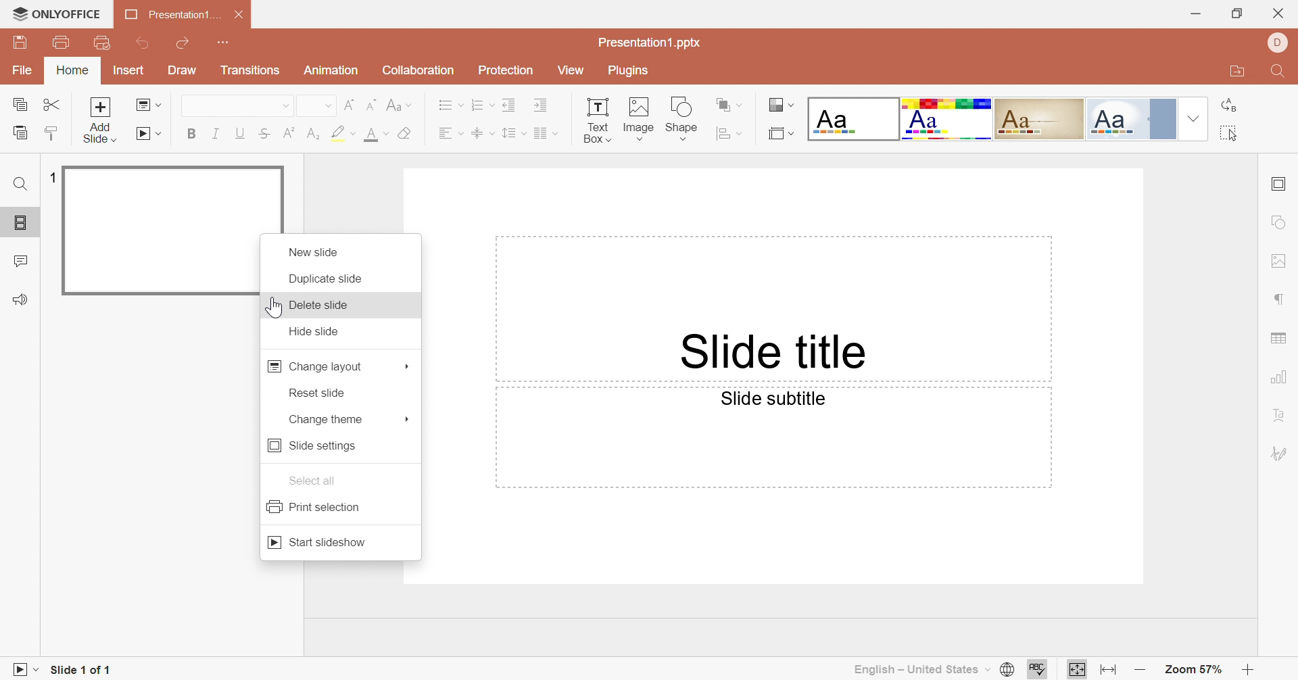  Describe the element at coordinates (544, 104) in the screenshot. I see `Increase Indent` at that location.